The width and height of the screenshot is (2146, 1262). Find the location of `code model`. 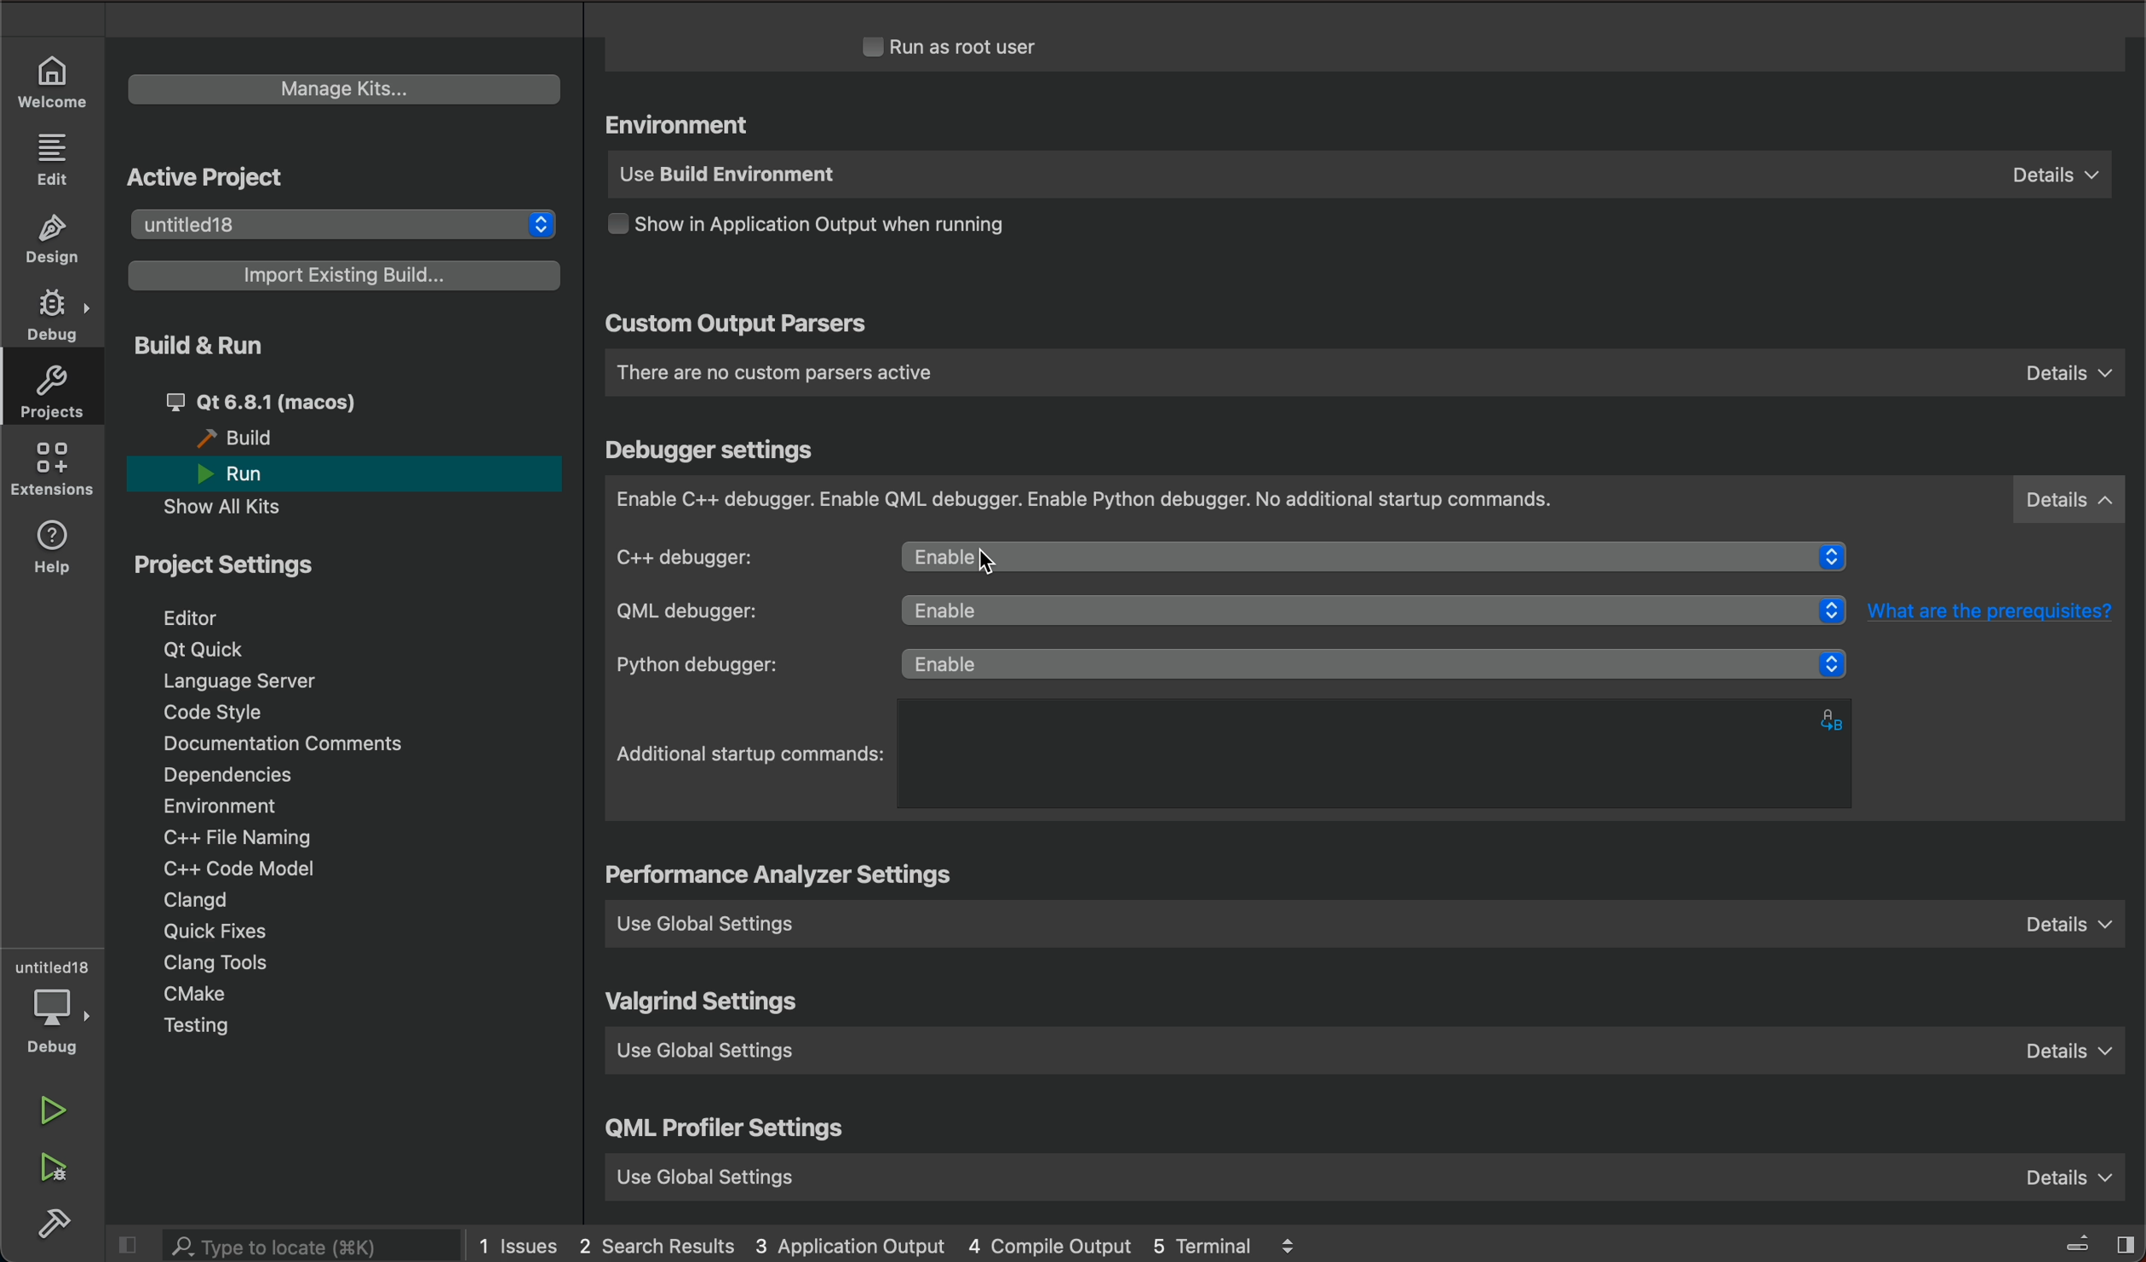

code model is located at coordinates (230, 868).